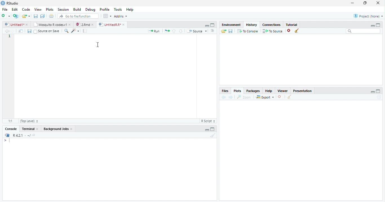 Image resolution: width=385 pixels, height=202 pixels. Describe the element at coordinates (107, 16) in the screenshot. I see `Workplace panes` at that location.